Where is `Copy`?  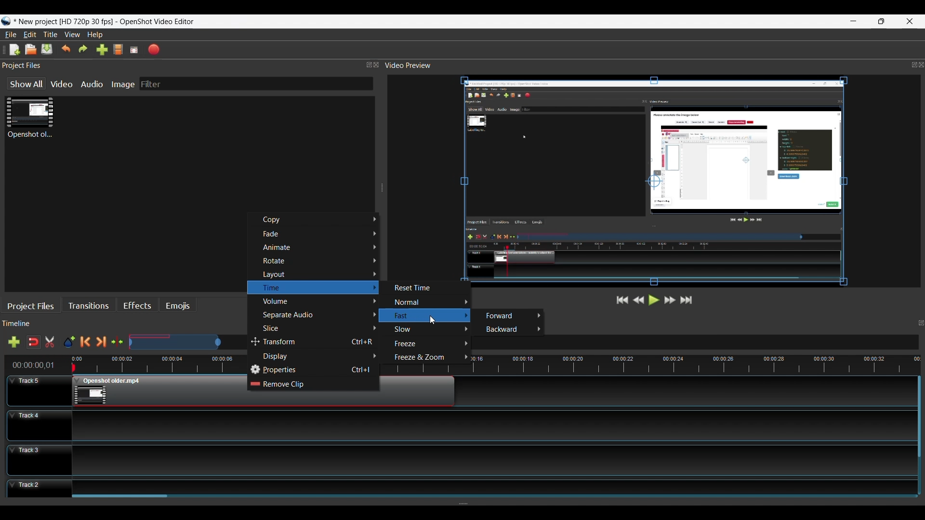 Copy is located at coordinates (318, 220).